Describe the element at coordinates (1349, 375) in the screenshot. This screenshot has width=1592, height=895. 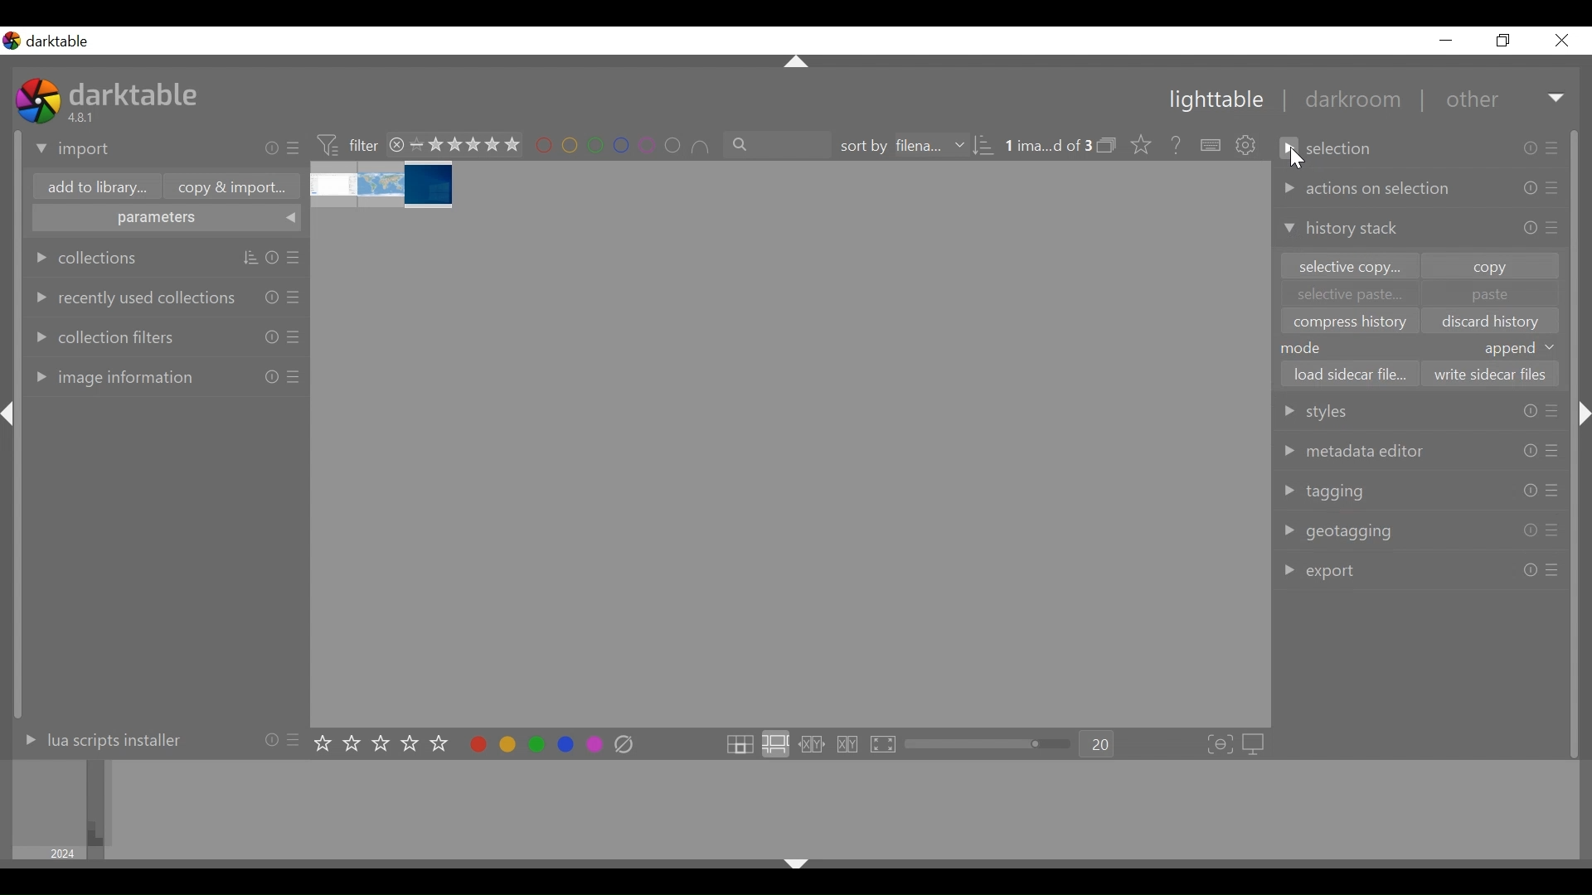
I see `load sidebar file` at that location.